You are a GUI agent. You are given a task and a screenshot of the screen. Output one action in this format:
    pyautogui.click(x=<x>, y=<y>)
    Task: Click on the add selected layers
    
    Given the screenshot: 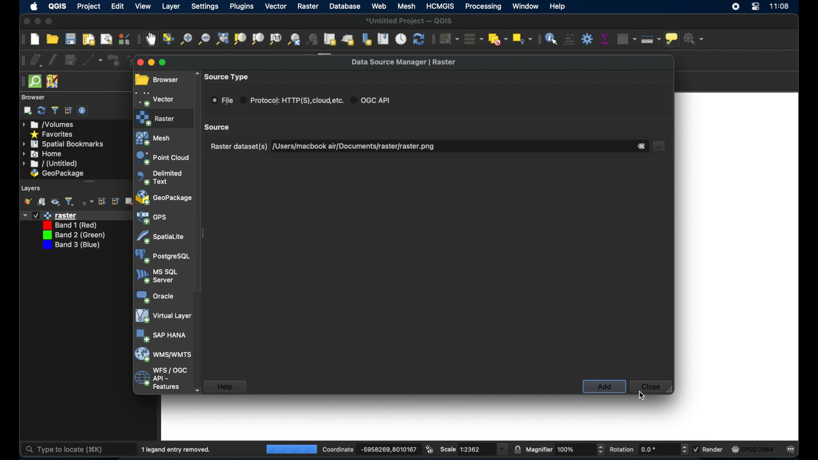 What is the action you would take?
    pyautogui.click(x=28, y=111)
    